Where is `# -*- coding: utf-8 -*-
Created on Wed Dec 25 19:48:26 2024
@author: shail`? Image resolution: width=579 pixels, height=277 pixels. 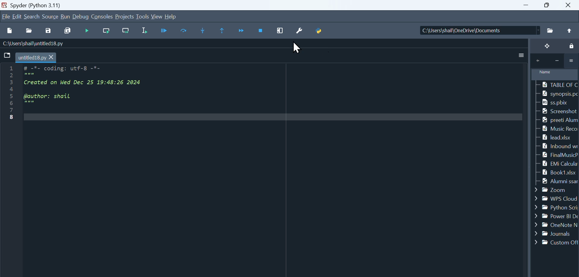 # -*- coding: utf-8 -*-
Created on Wed Dec 25 19:48:26 2024
@author: shail is located at coordinates (266, 166).